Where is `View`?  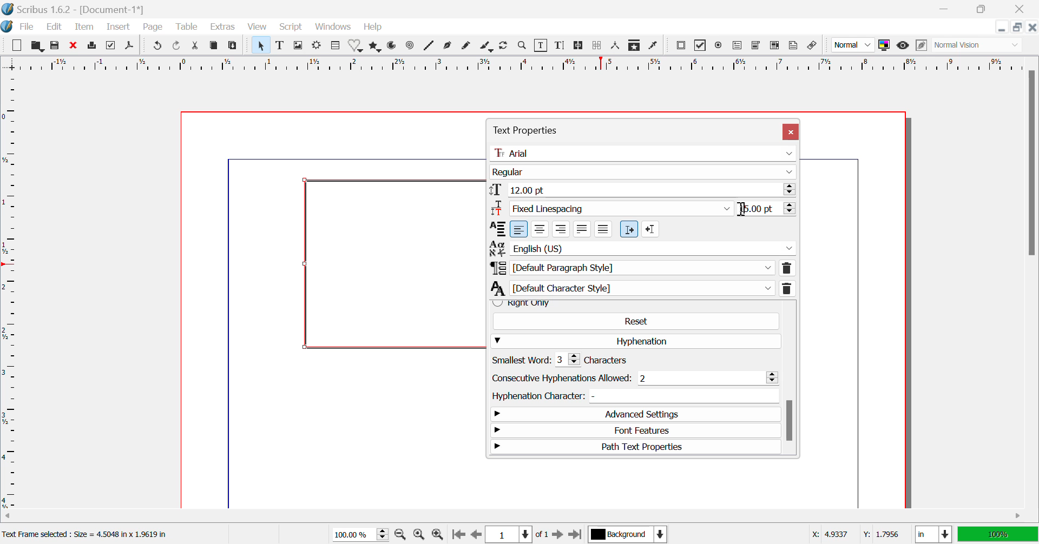
View is located at coordinates (258, 28).